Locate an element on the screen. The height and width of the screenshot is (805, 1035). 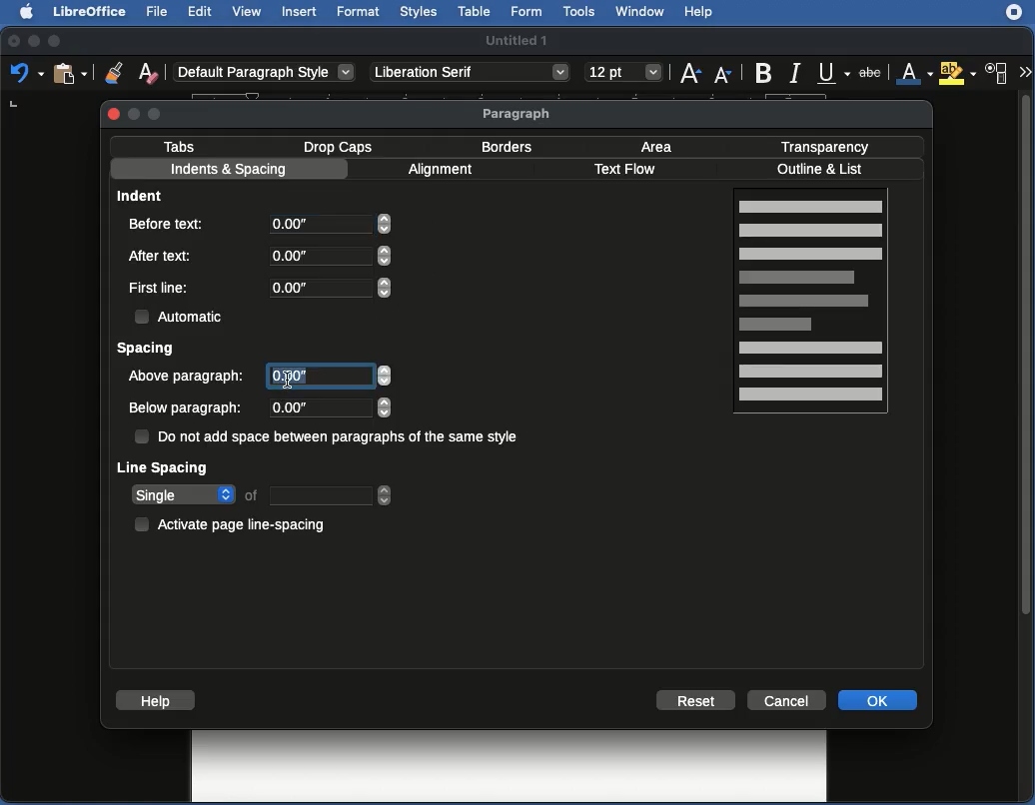
0.00" is located at coordinates (330, 377).